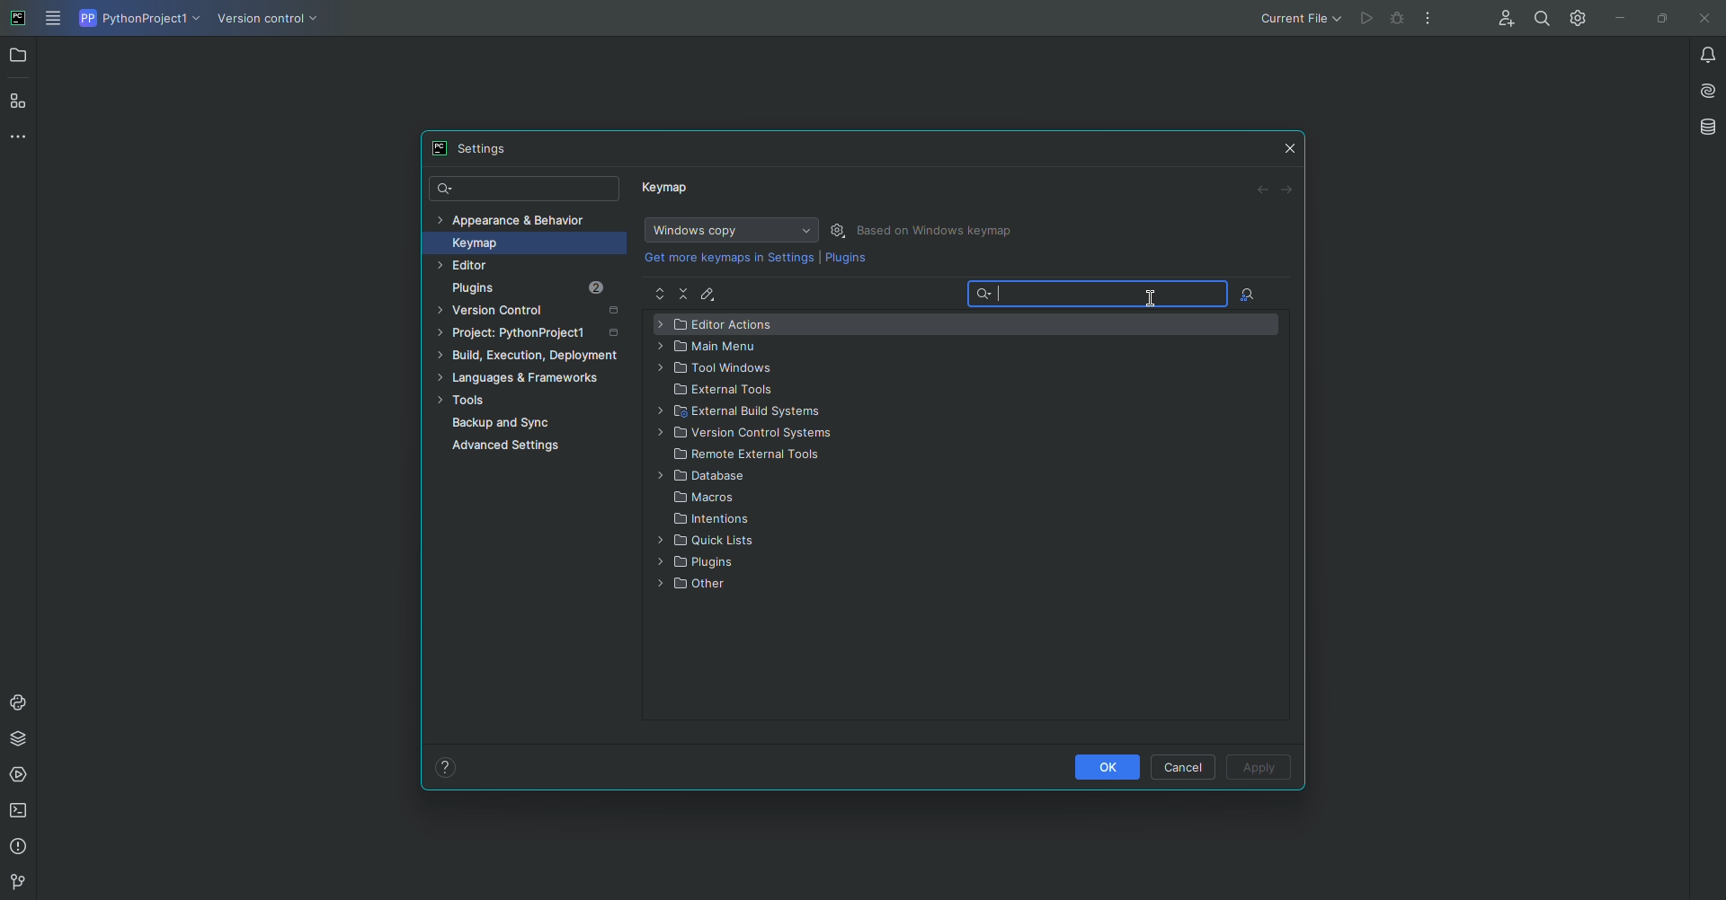 The width and height of the screenshot is (1726, 900). Describe the element at coordinates (1702, 19) in the screenshot. I see `Close` at that location.